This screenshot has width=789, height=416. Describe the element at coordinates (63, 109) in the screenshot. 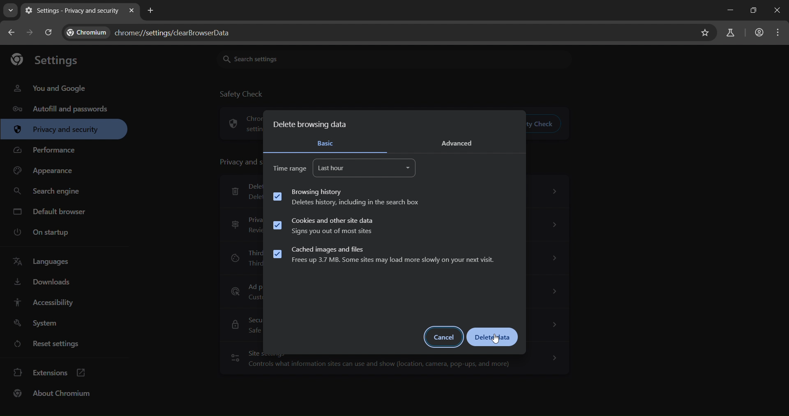

I see `autofill and passwords` at that location.